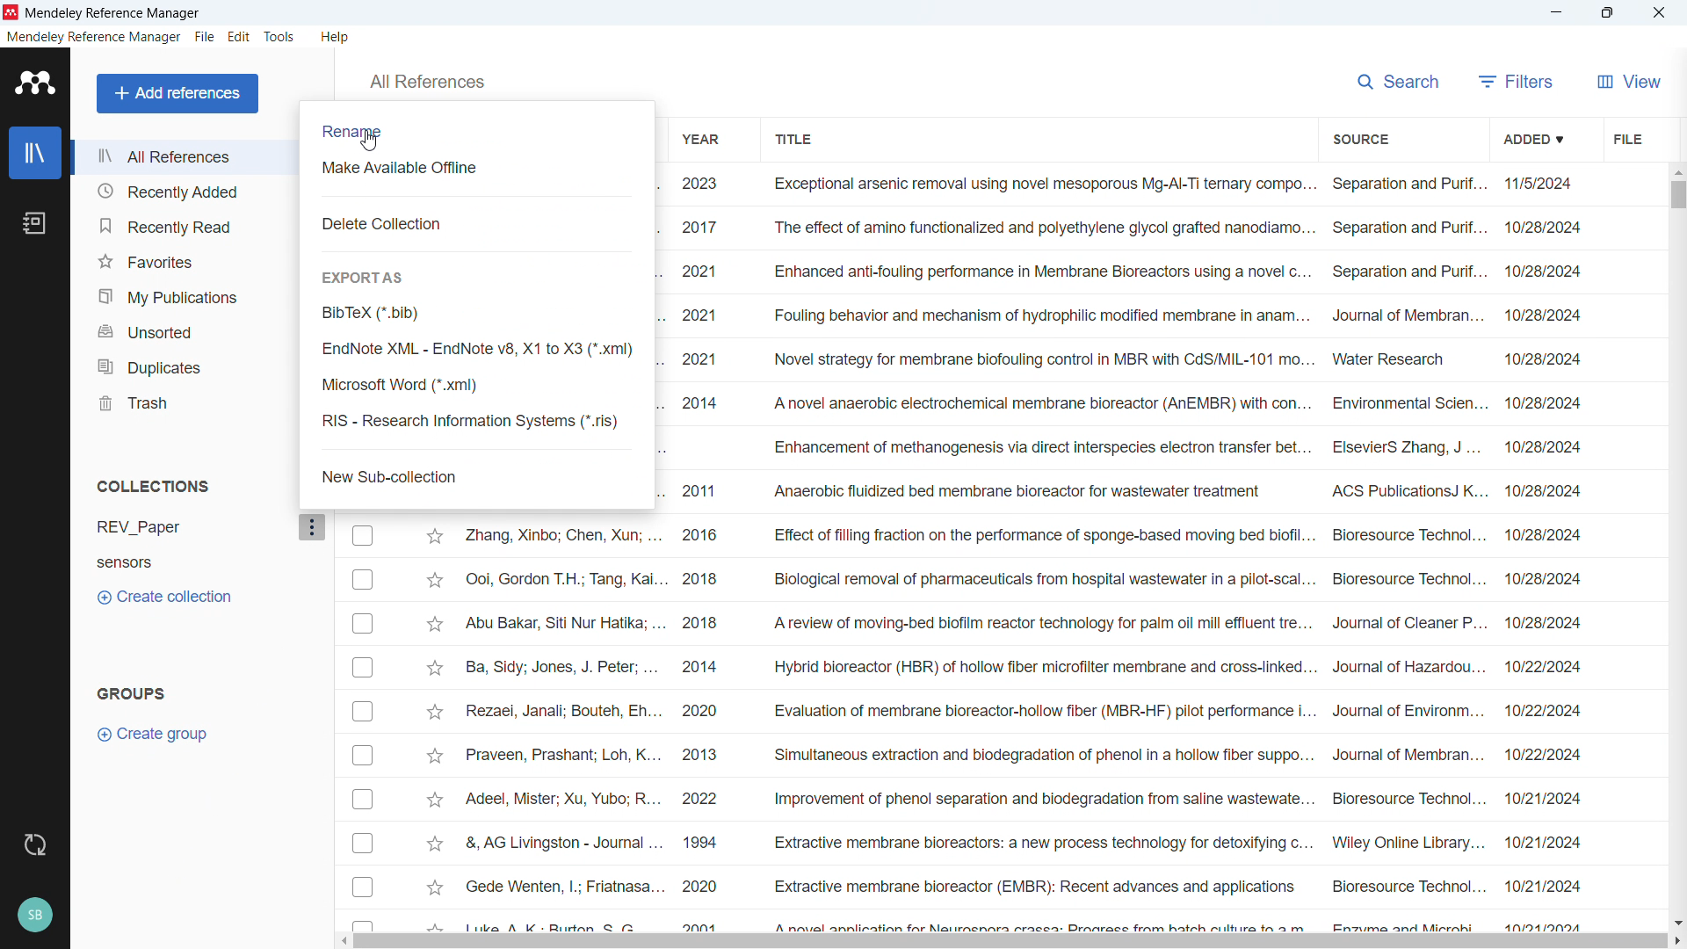 Image resolution: width=1687 pixels, height=949 pixels. What do you see at coordinates (183, 192) in the screenshot?
I see `Recently added ` at bounding box center [183, 192].